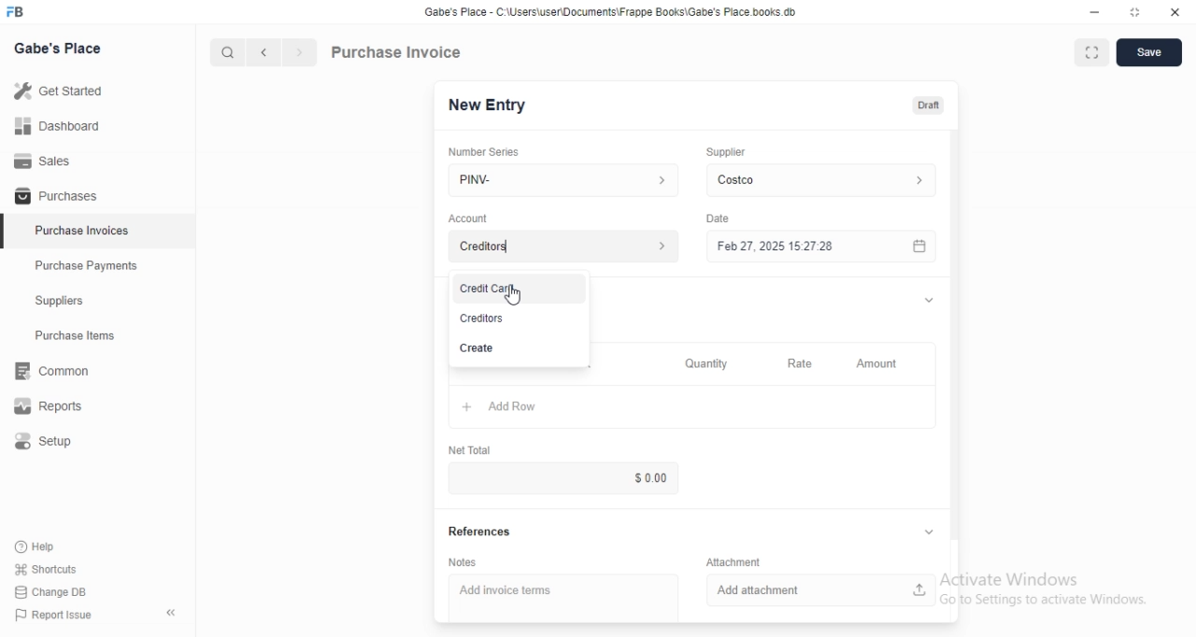  What do you see at coordinates (929, 531) in the screenshot?
I see `Collapse` at bounding box center [929, 531].